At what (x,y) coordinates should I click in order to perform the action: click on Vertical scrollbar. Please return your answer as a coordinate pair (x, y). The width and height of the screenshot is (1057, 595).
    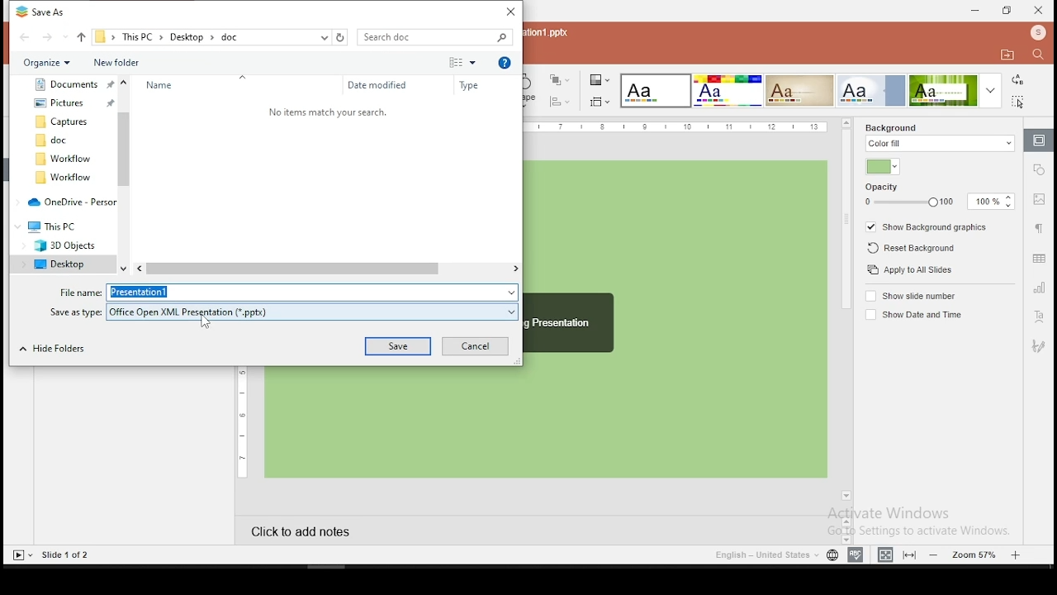
    Looking at the image, I should click on (125, 174).